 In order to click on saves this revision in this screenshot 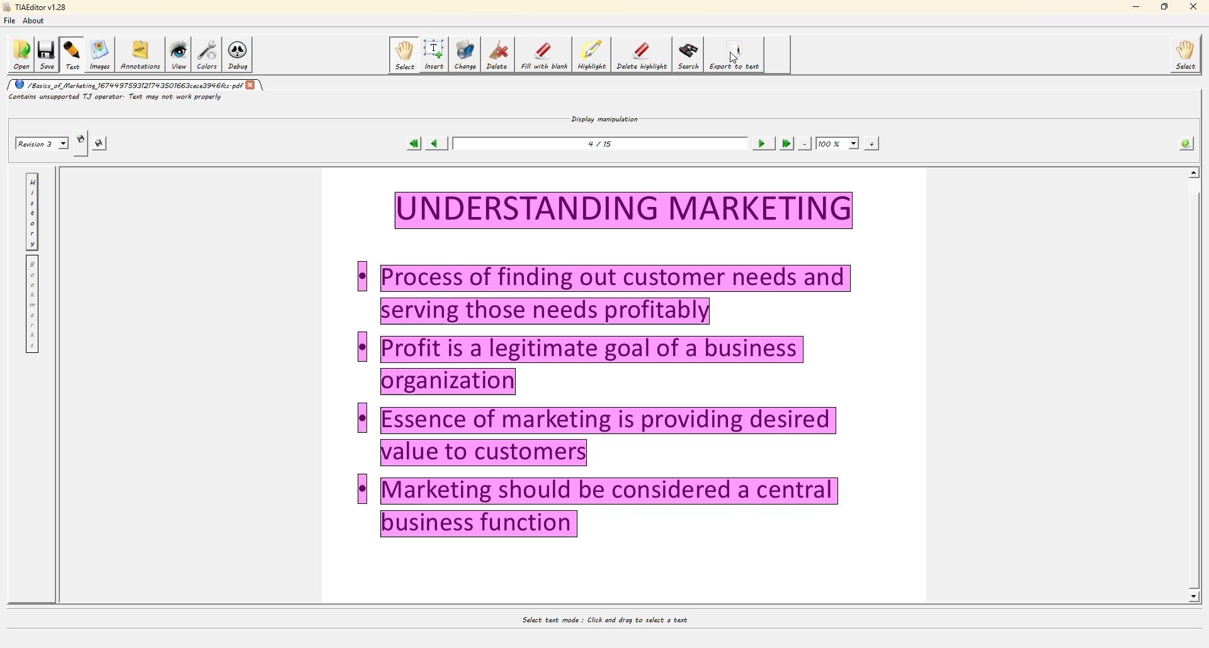, I will do `click(99, 143)`.